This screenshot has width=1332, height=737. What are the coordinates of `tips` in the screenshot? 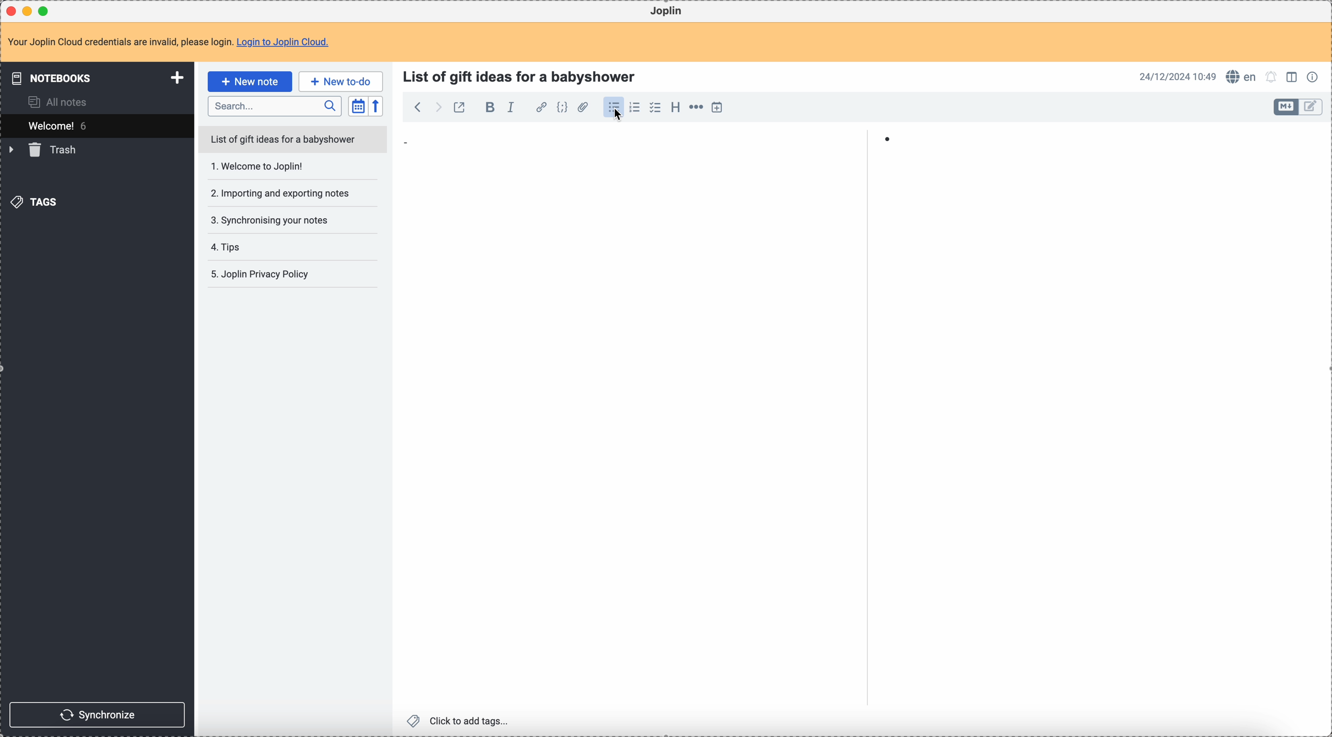 It's located at (258, 247).